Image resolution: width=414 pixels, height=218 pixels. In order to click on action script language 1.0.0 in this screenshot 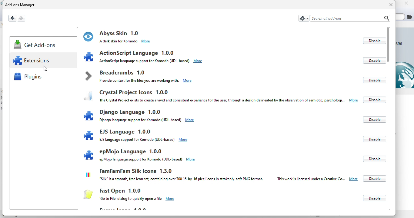, I will do `click(167, 56)`.